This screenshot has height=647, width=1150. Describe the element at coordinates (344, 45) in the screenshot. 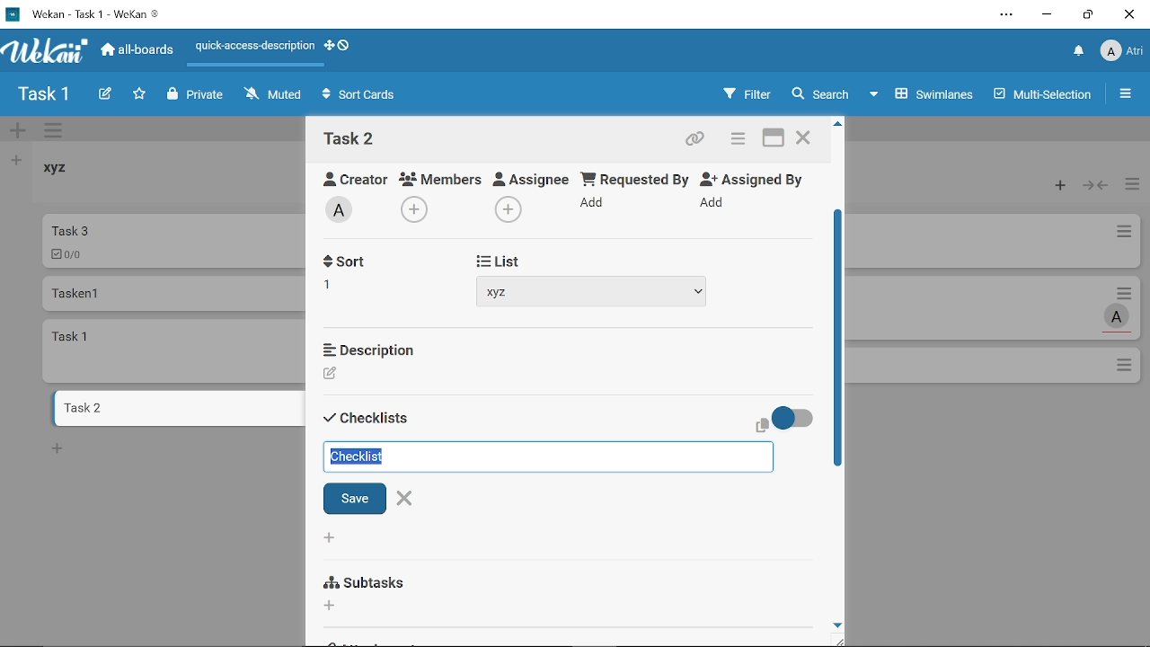

I see `Show desktop drag handlws` at that location.